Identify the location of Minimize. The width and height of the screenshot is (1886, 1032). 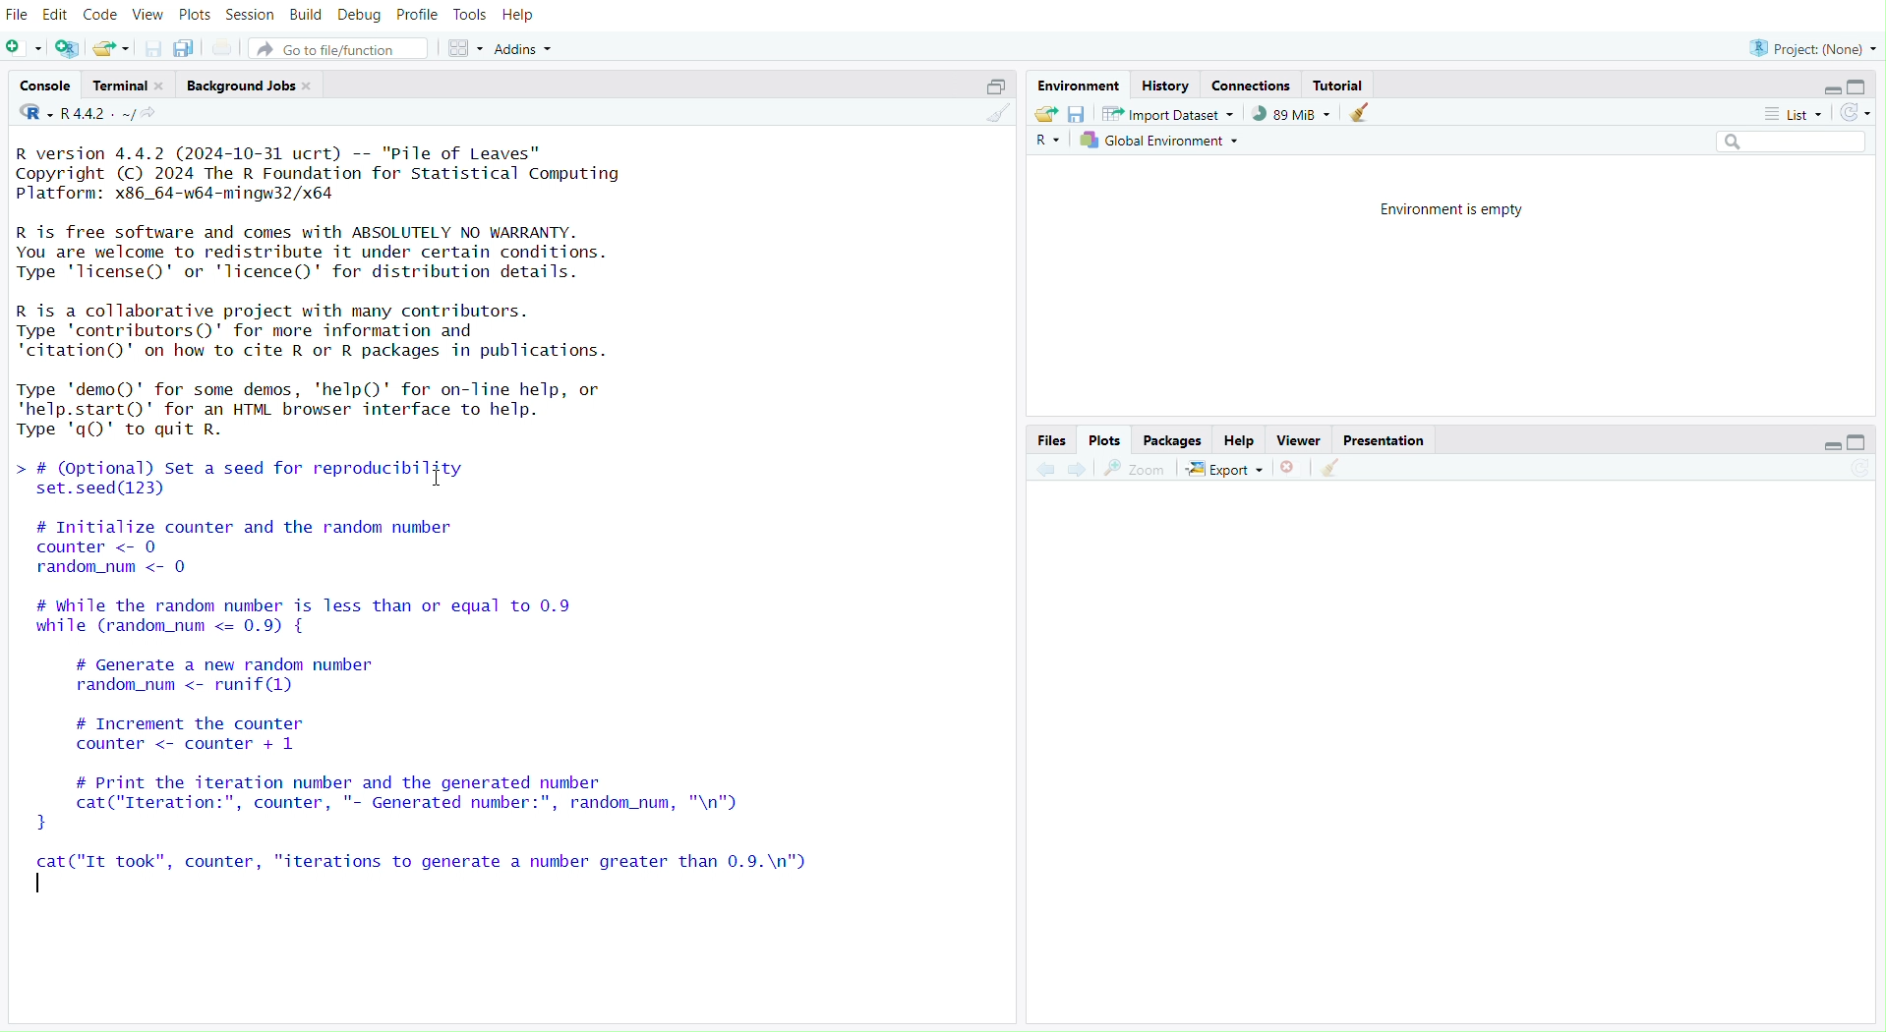
(1830, 89).